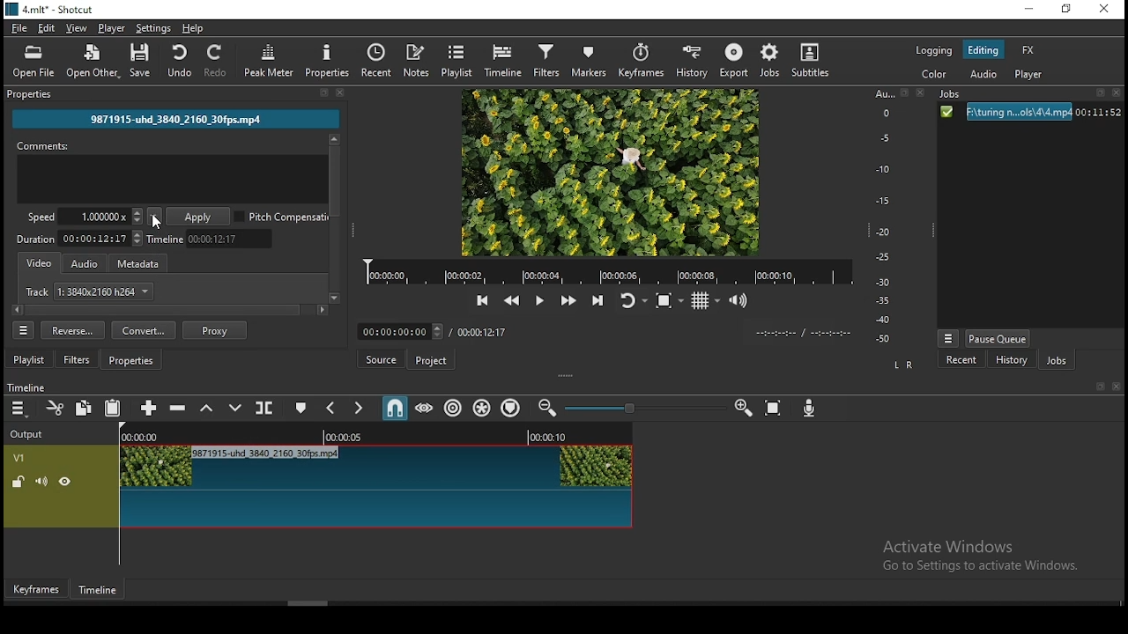 The height and width of the screenshot is (634, 1128). I want to click on scroll bar, so click(410, 603).